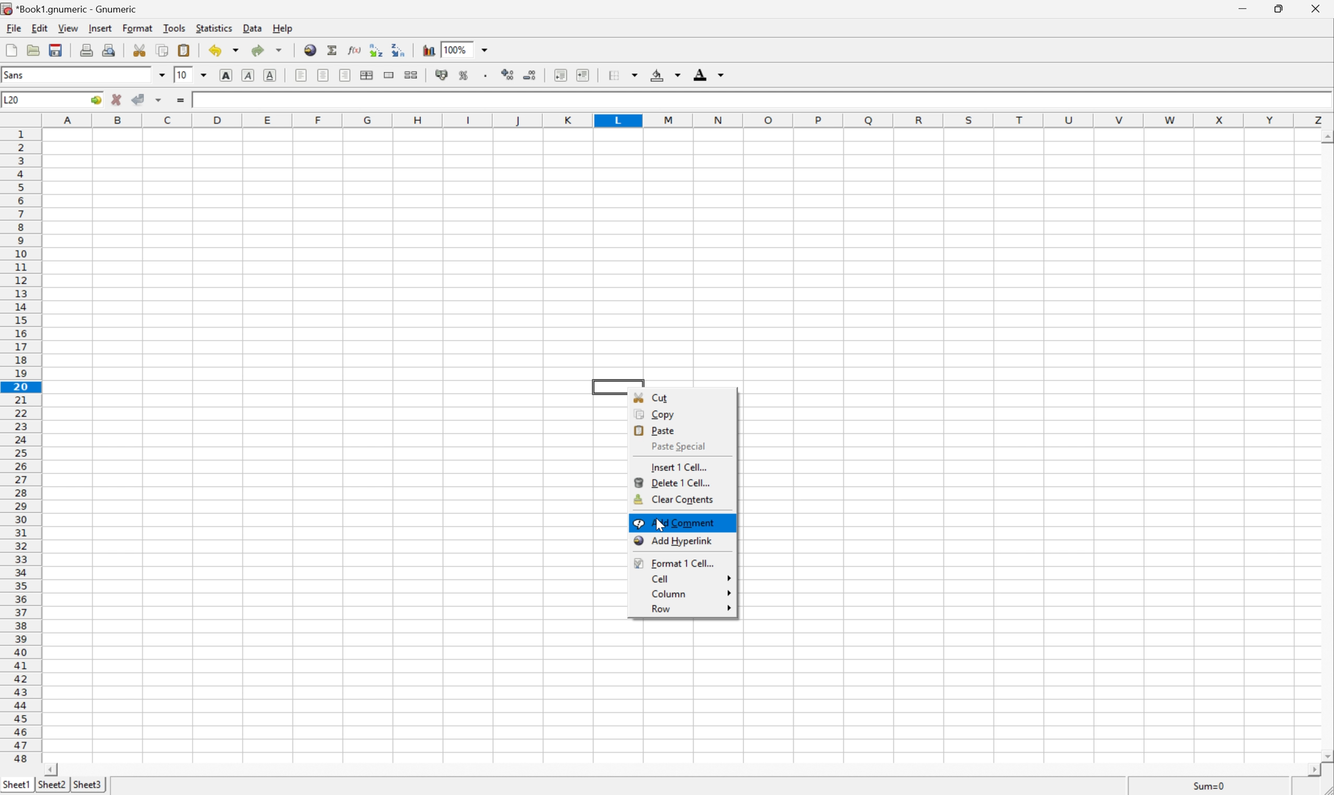  Describe the element at coordinates (159, 100) in the screenshot. I see `Accept changes in multiple cells` at that location.